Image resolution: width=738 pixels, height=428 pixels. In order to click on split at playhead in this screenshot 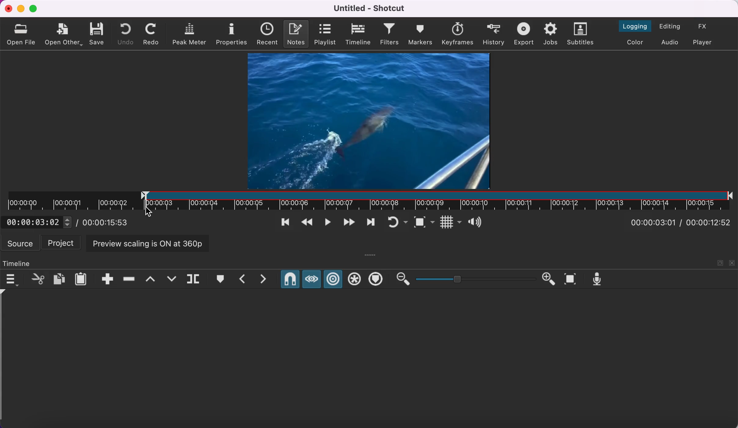, I will do `click(193, 279)`.